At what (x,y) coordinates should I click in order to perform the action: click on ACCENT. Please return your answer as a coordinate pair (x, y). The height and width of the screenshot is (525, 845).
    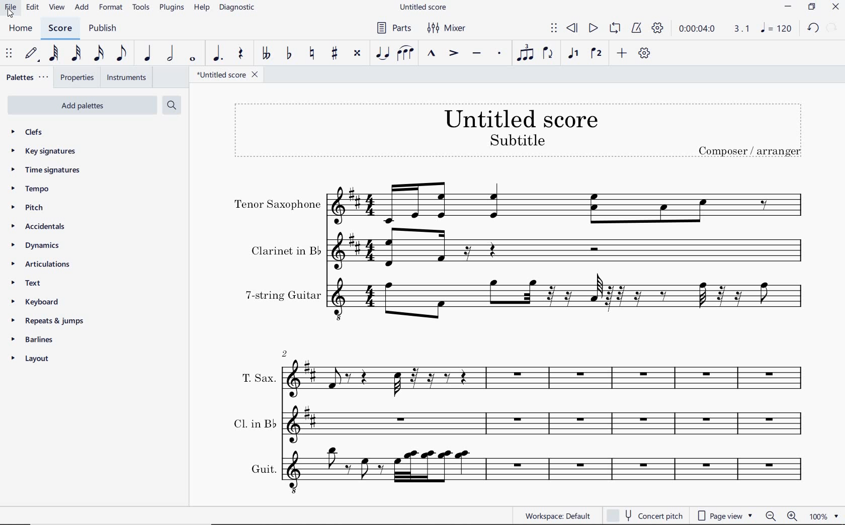
    Looking at the image, I should click on (453, 52).